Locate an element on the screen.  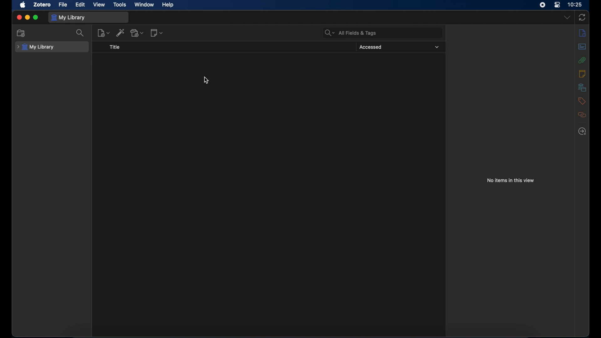
close is located at coordinates (19, 17).